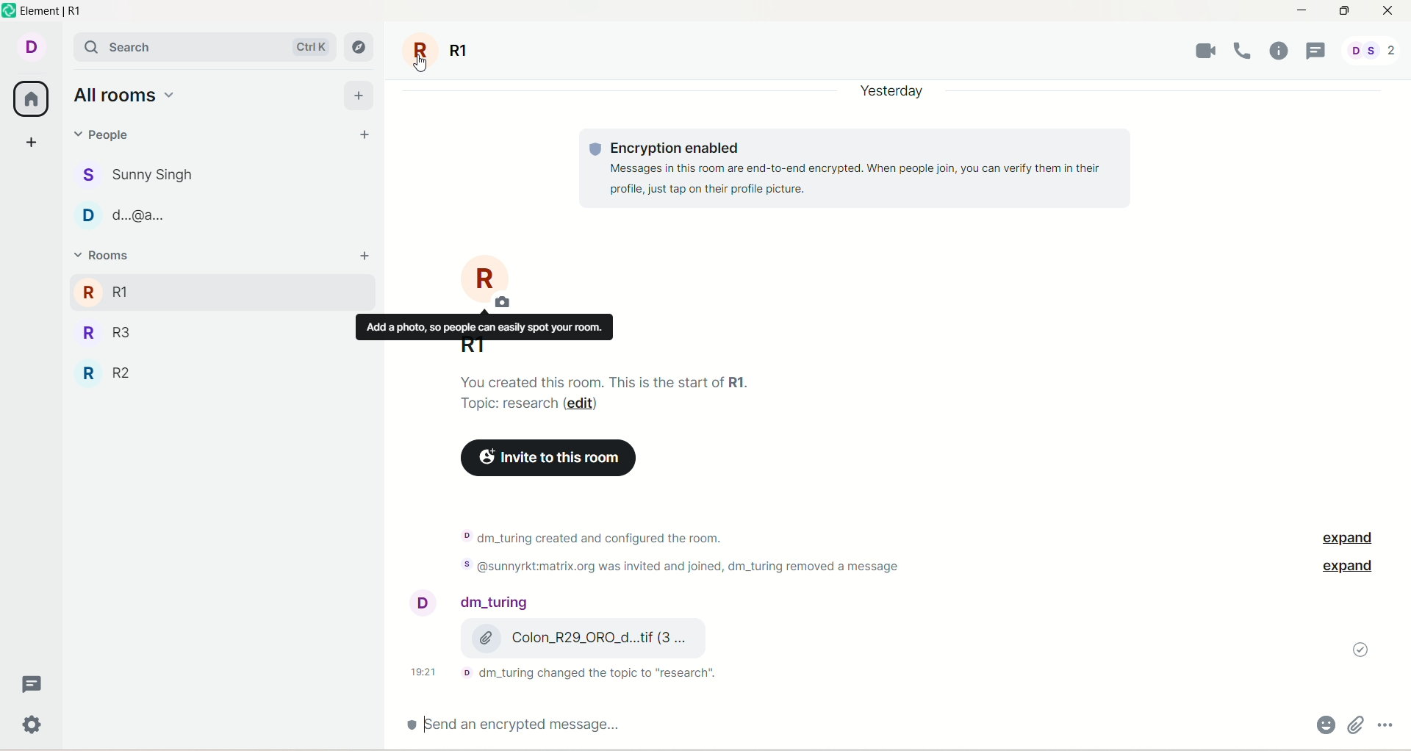 The image size is (1411, 751). I want to click on attachment, so click(1360, 723).